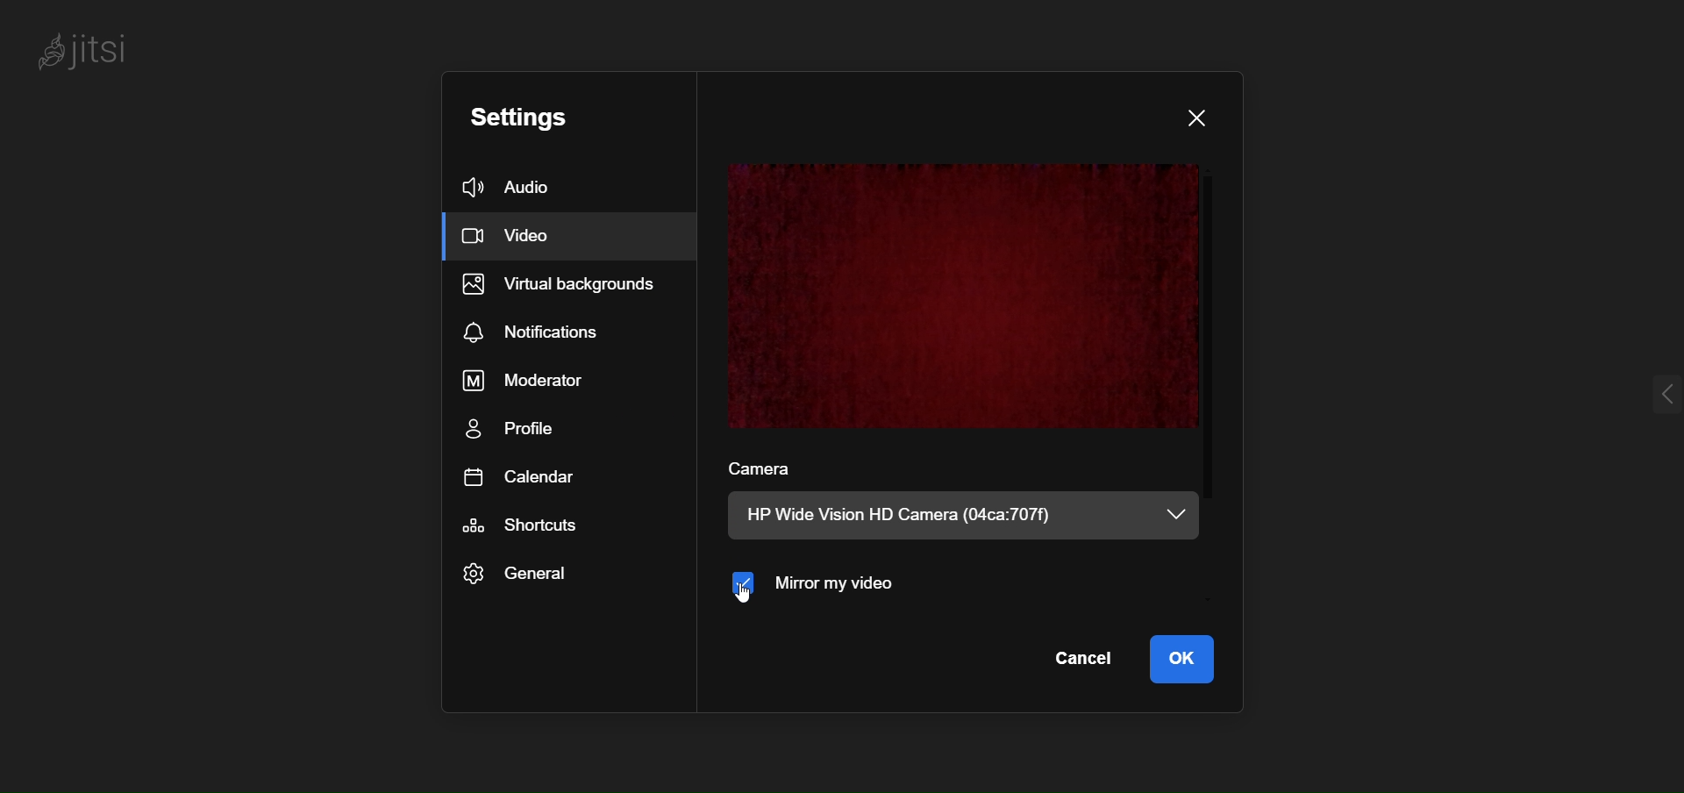  What do you see at coordinates (510, 432) in the screenshot?
I see `profile` at bounding box center [510, 432].